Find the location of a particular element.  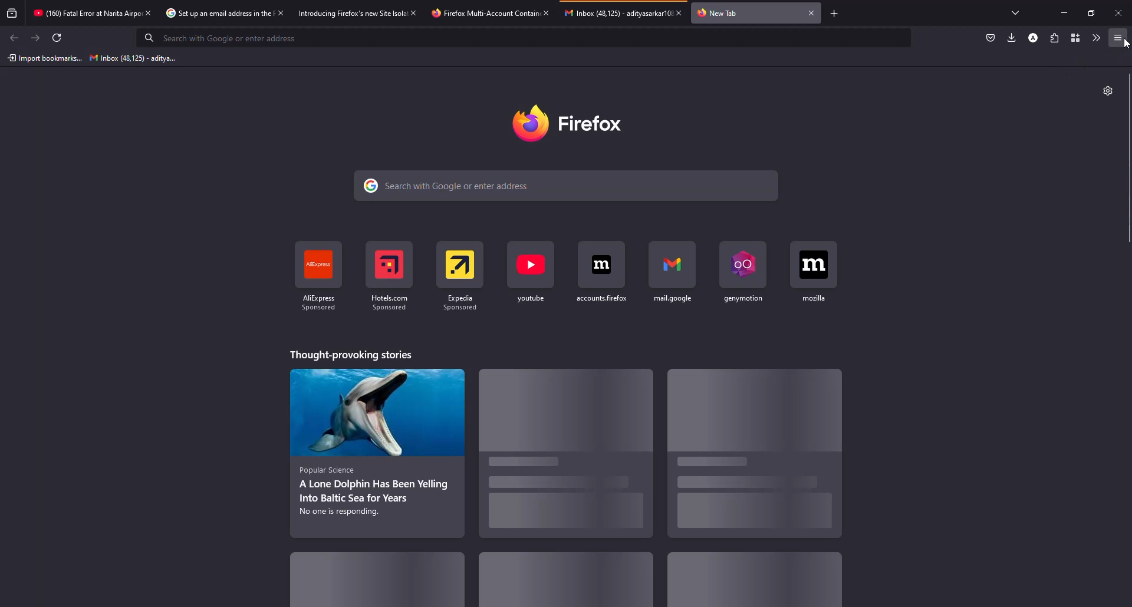

import bookmarks is located at coordinates (44, 58).